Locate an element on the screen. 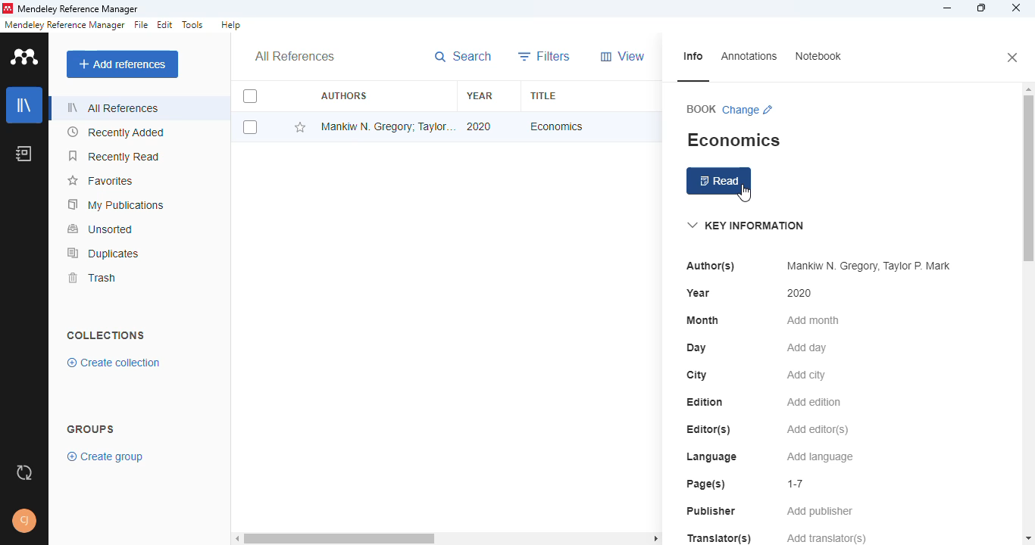 The image size is (1035, 545). profile is located at coordinates (25, 521).